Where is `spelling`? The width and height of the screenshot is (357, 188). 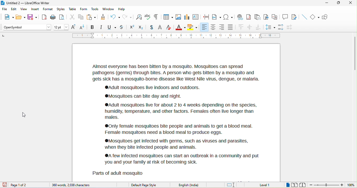
spelling is located at coordinates (148, 17).